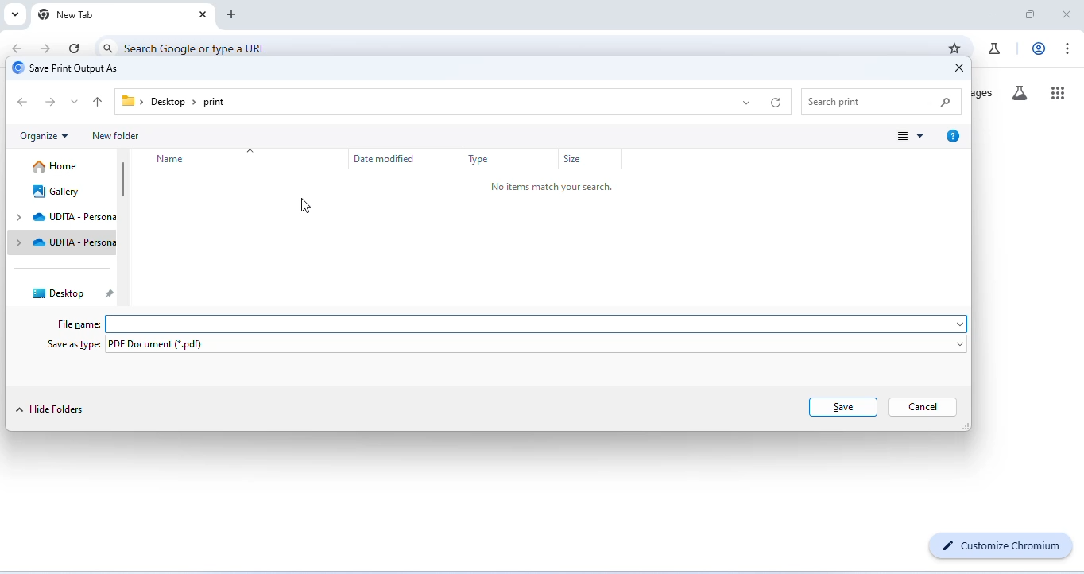  Describe the element at coordinates (539, 346) in the screenshot. I see `pdf document` at that location.